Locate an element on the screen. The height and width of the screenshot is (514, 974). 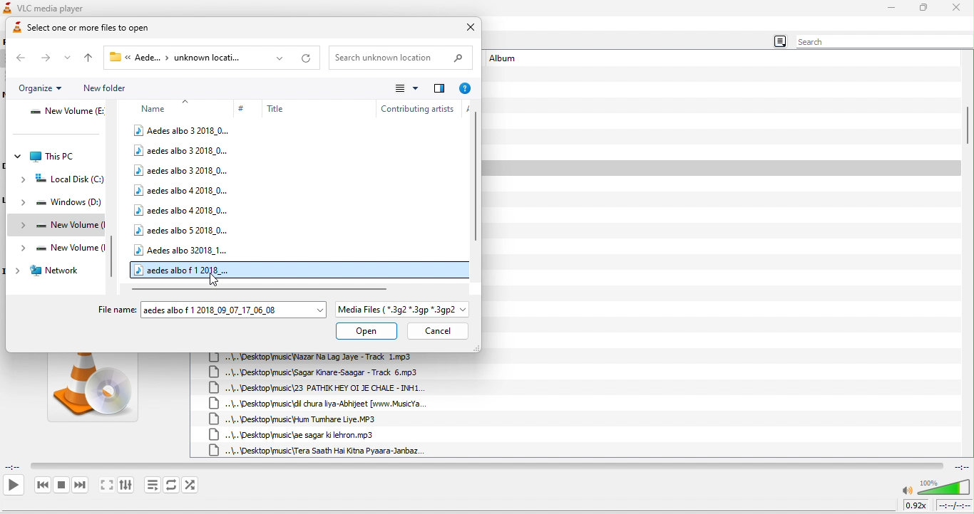
..\..\Desktop\music {Tera Saath Hai Kitna Pyaara-Janbaz. is located at coordinates (317, 450).